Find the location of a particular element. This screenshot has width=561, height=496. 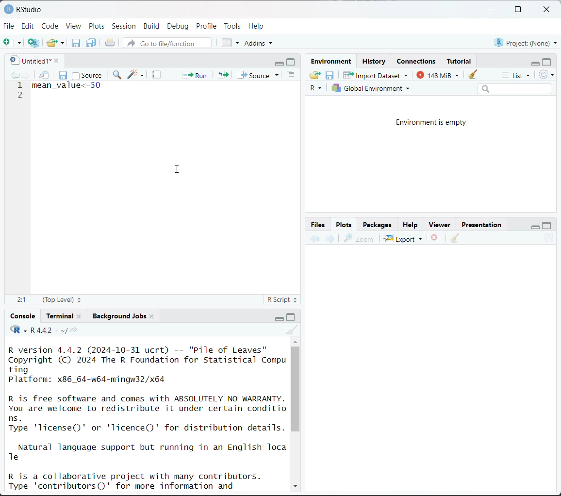

list is located at coordinates (517, 76).